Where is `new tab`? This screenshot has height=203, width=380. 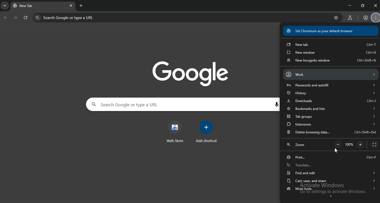 new tab is located at coordinates (331, 43).